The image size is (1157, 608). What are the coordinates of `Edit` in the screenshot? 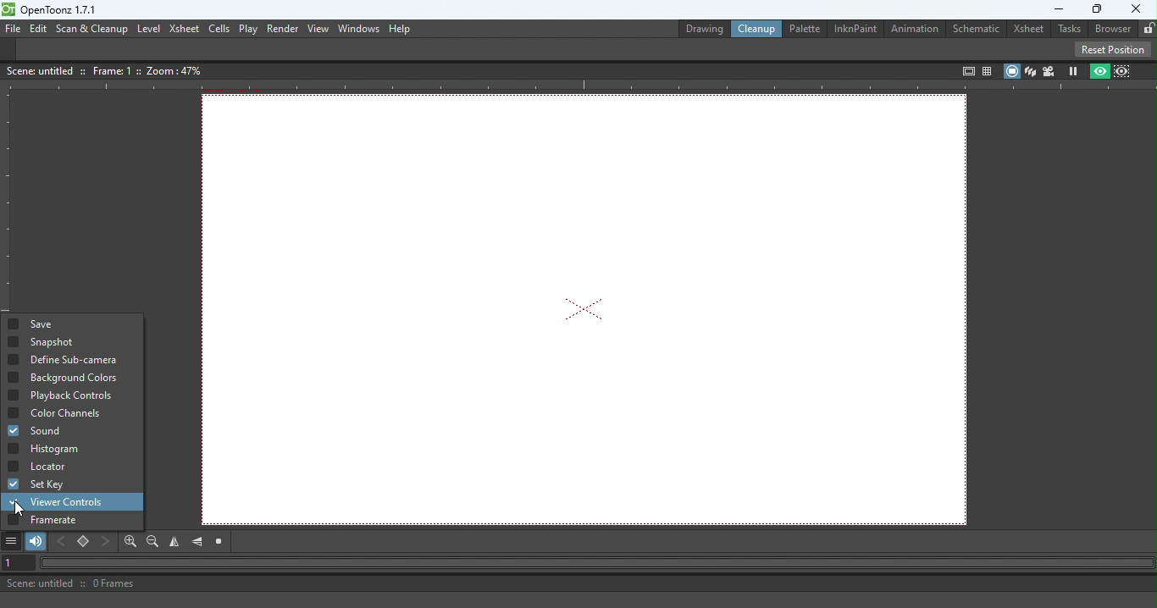 It's located at (37, 28).